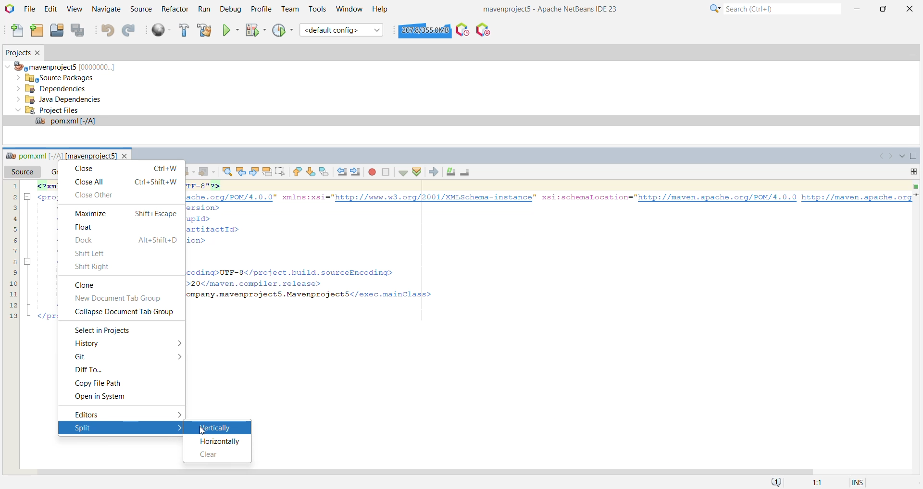 The height and width of the screenshot is (489, 923). I want to click on File, so click(30, 10).